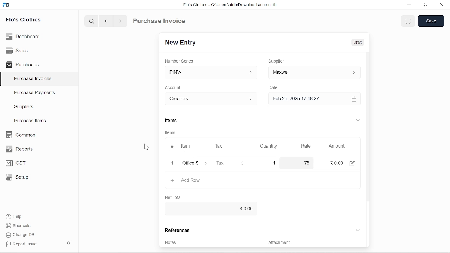 This screenshot has width=450, height=253. Describe the element at coordinates (23, 20) in the screenshot. I see `Flo's Clothes` at that location.